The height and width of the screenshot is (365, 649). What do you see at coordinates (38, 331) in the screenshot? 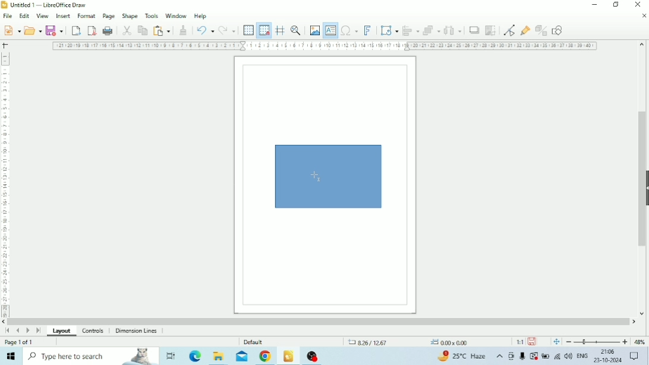
I see `Scroll to last page` at bounding box center [38, 331].